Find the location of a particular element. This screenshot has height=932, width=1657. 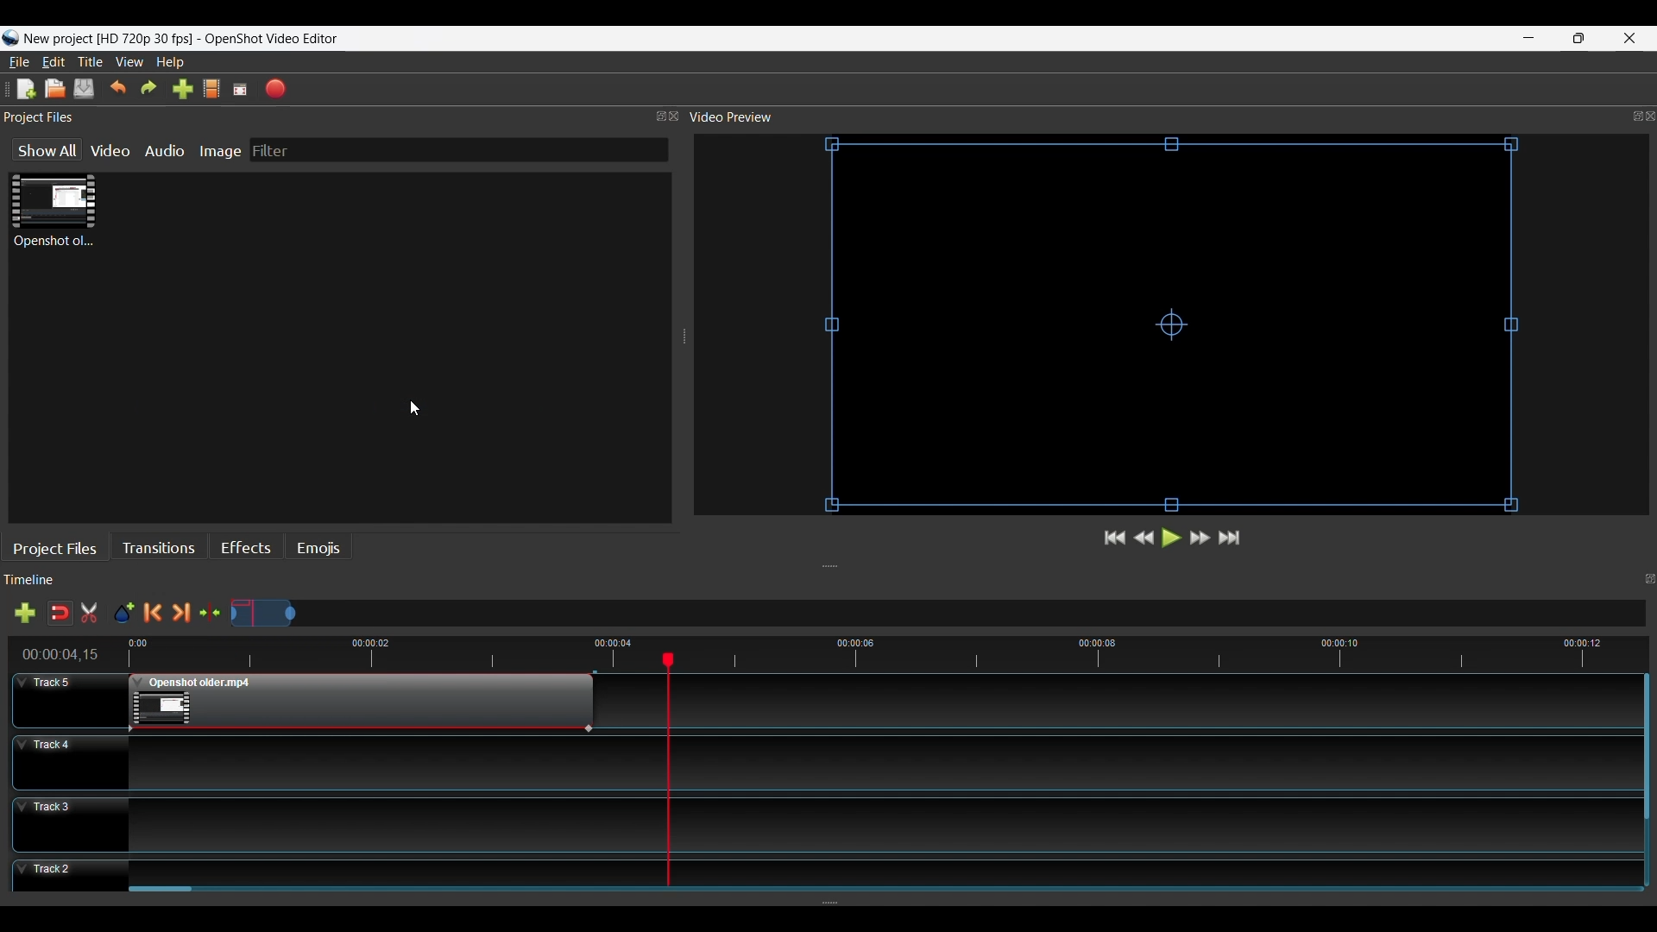

Restore is located at coordinates (1576, 38).